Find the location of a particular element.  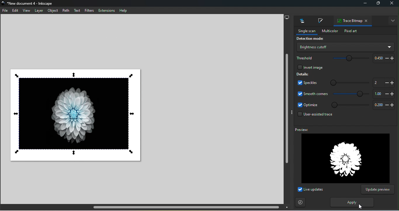

Maximize is located at coordinates (377, 4).